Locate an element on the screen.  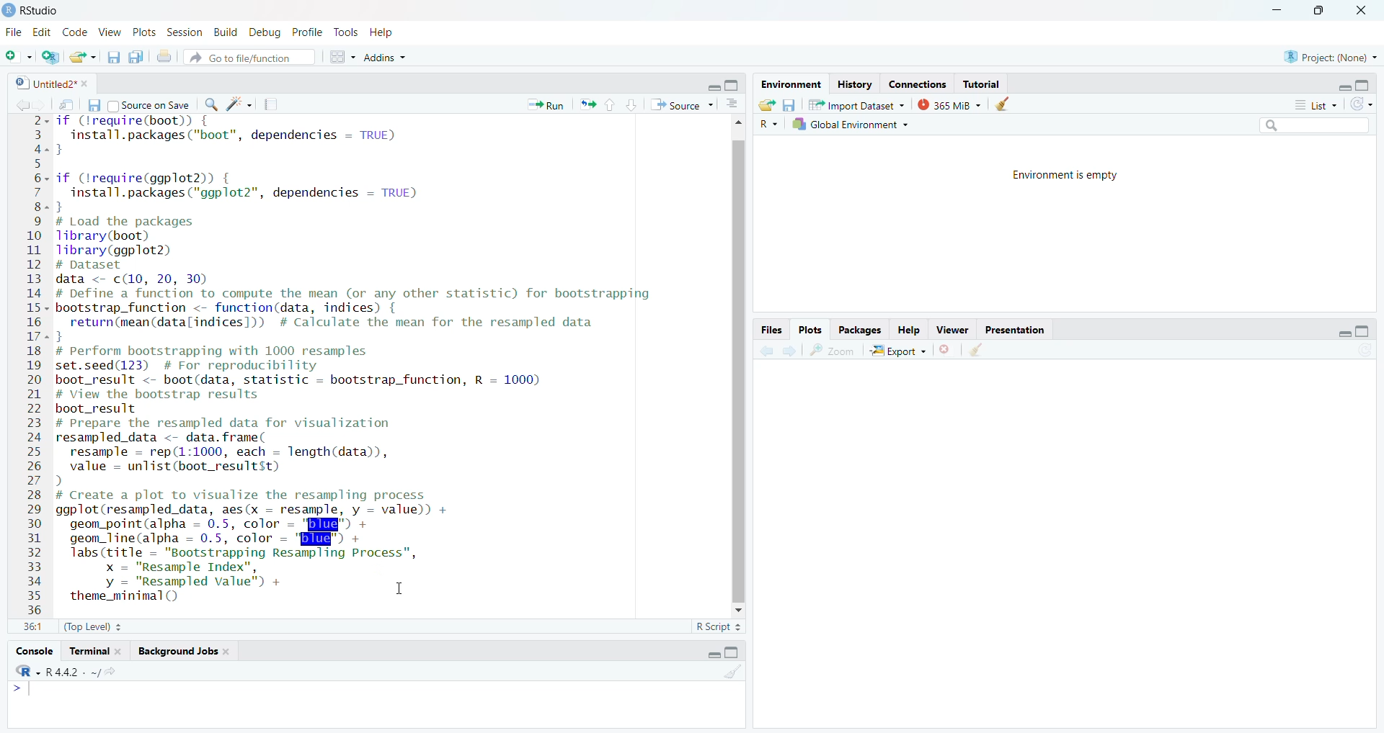
install.packages ("boot", dependencies = TRUE)
}
if (lrequire(ggplot2)) {
install.packages("ggplot2", dependencies = TRUE)
3
# Load the packages
Tibrary(boot)
Tibrary(ggplot2)
# Dataset
data <- c(10, 20, 30)
# Define a function to compute the mean (or any other statistic) for bootstrapping
bootstrap_function <- function(data, indices) {
return(mean(datalindices])) # Calculate the mean for the resampled data
3
# perform bootstrapping with 1000 resamples
set.seed(123) # For reproducibility
boot_result <- boot(data, statistic = bootstrap_function, R = 1000)
# View the bootstrap results
boot_result
# Prepare the resampled data for visualization
resampled_data <- data. frame(
resample = rep(1:1000, each = Tlength(data)),
value = unlist(boot_resultst)
)
# Create a plot to visualize the resampling process
ggplot(resampled_data, aes(x = resample, y = value)) +
geom_point(alpha = 0.5, color =" |") +
geom_line(alpha = 0.5, color = " I") +
Tabs(title = "Bootstrapping Resampling Process",
x = "Resample Index",
y = "Resampled value") + 1
theme_minimal () is located at coordinates (365, 366).